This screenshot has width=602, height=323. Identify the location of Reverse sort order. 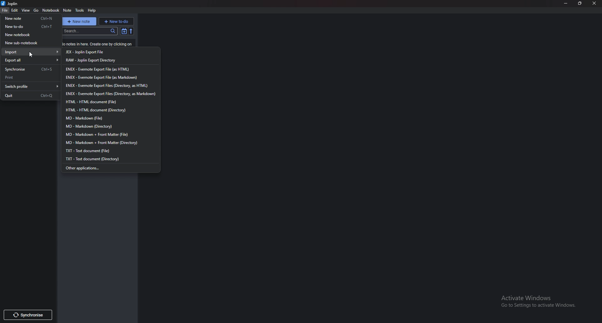
(131, 31).